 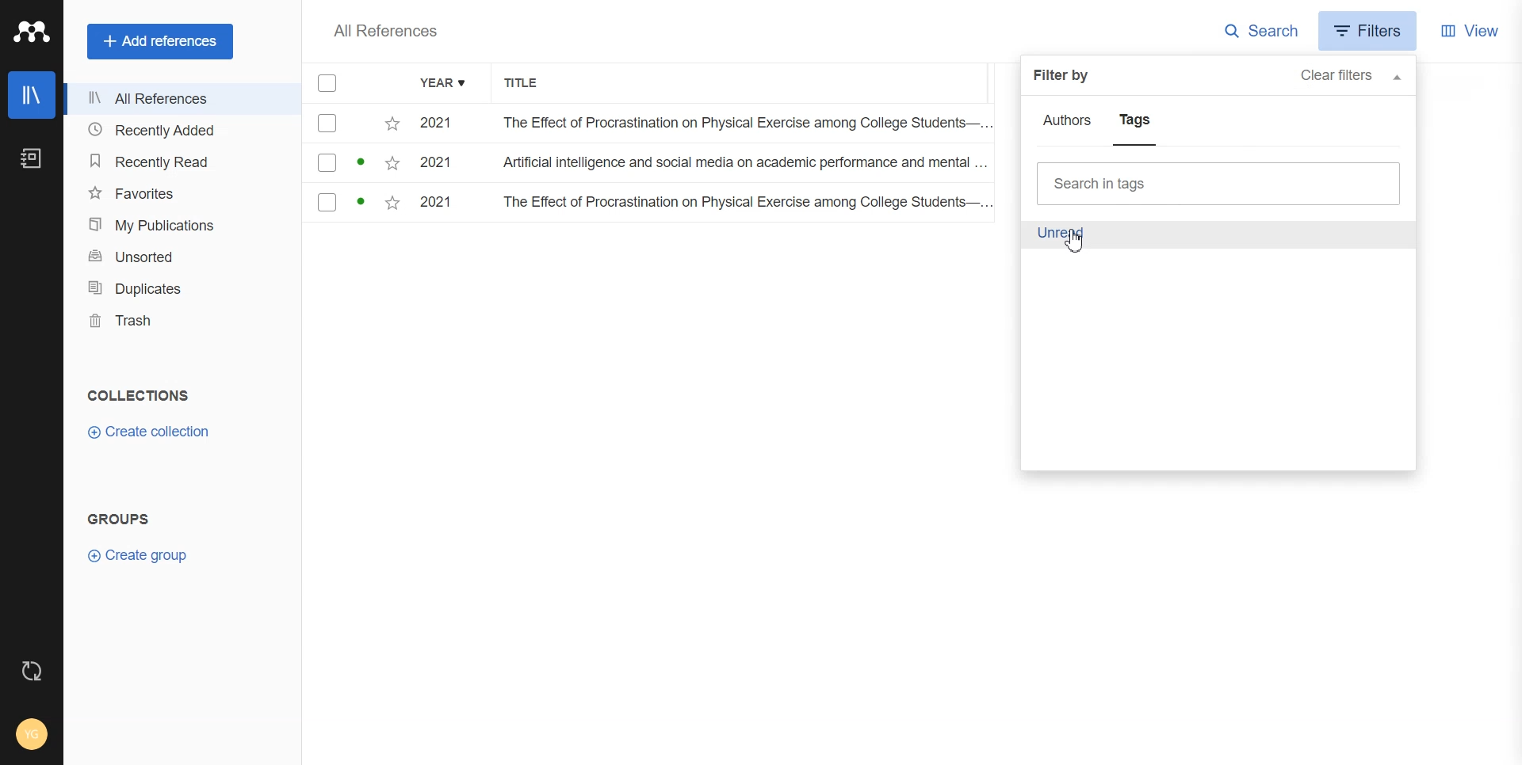 What do you see at coordinates (354, 164) in the screenshot?
I see `checkbox` at bounding box center [354, 164].